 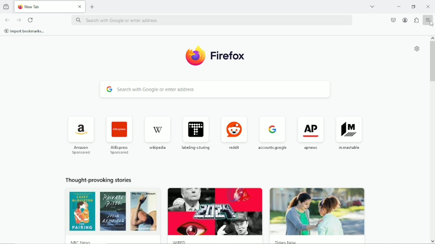 What do you see at coordinates (102, 179) in the screenshot?
I see `Thought provoking stories` at bounding box center [102, 179].